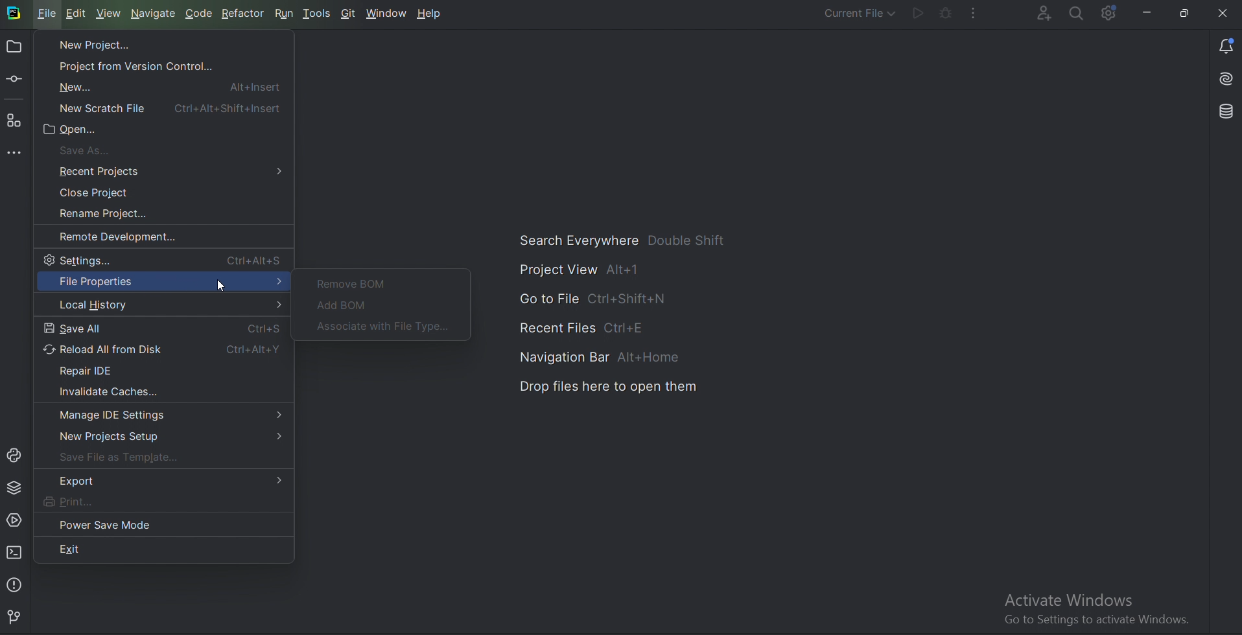 The width and height of the screenshot is (1242, 635). What do you see at coordinates (919, 13) in the screenshot?
I see `Run` at bounding box center [919, 13].